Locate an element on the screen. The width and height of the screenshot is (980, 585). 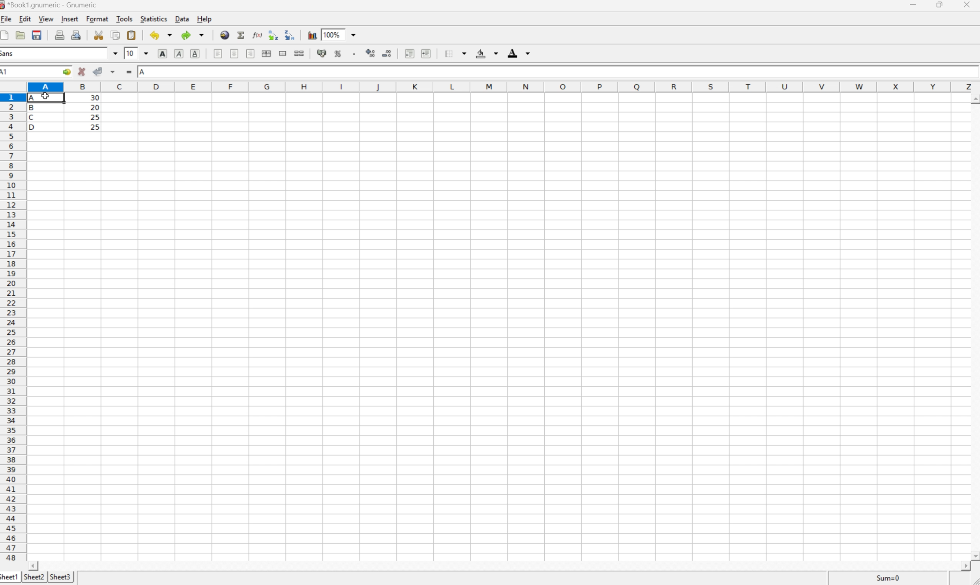
Align Left is located at coordinates (218, 54).